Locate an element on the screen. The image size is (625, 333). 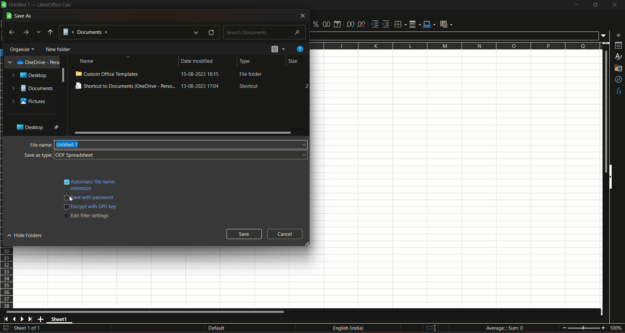
custom office template is located at coordinates (107, 73).